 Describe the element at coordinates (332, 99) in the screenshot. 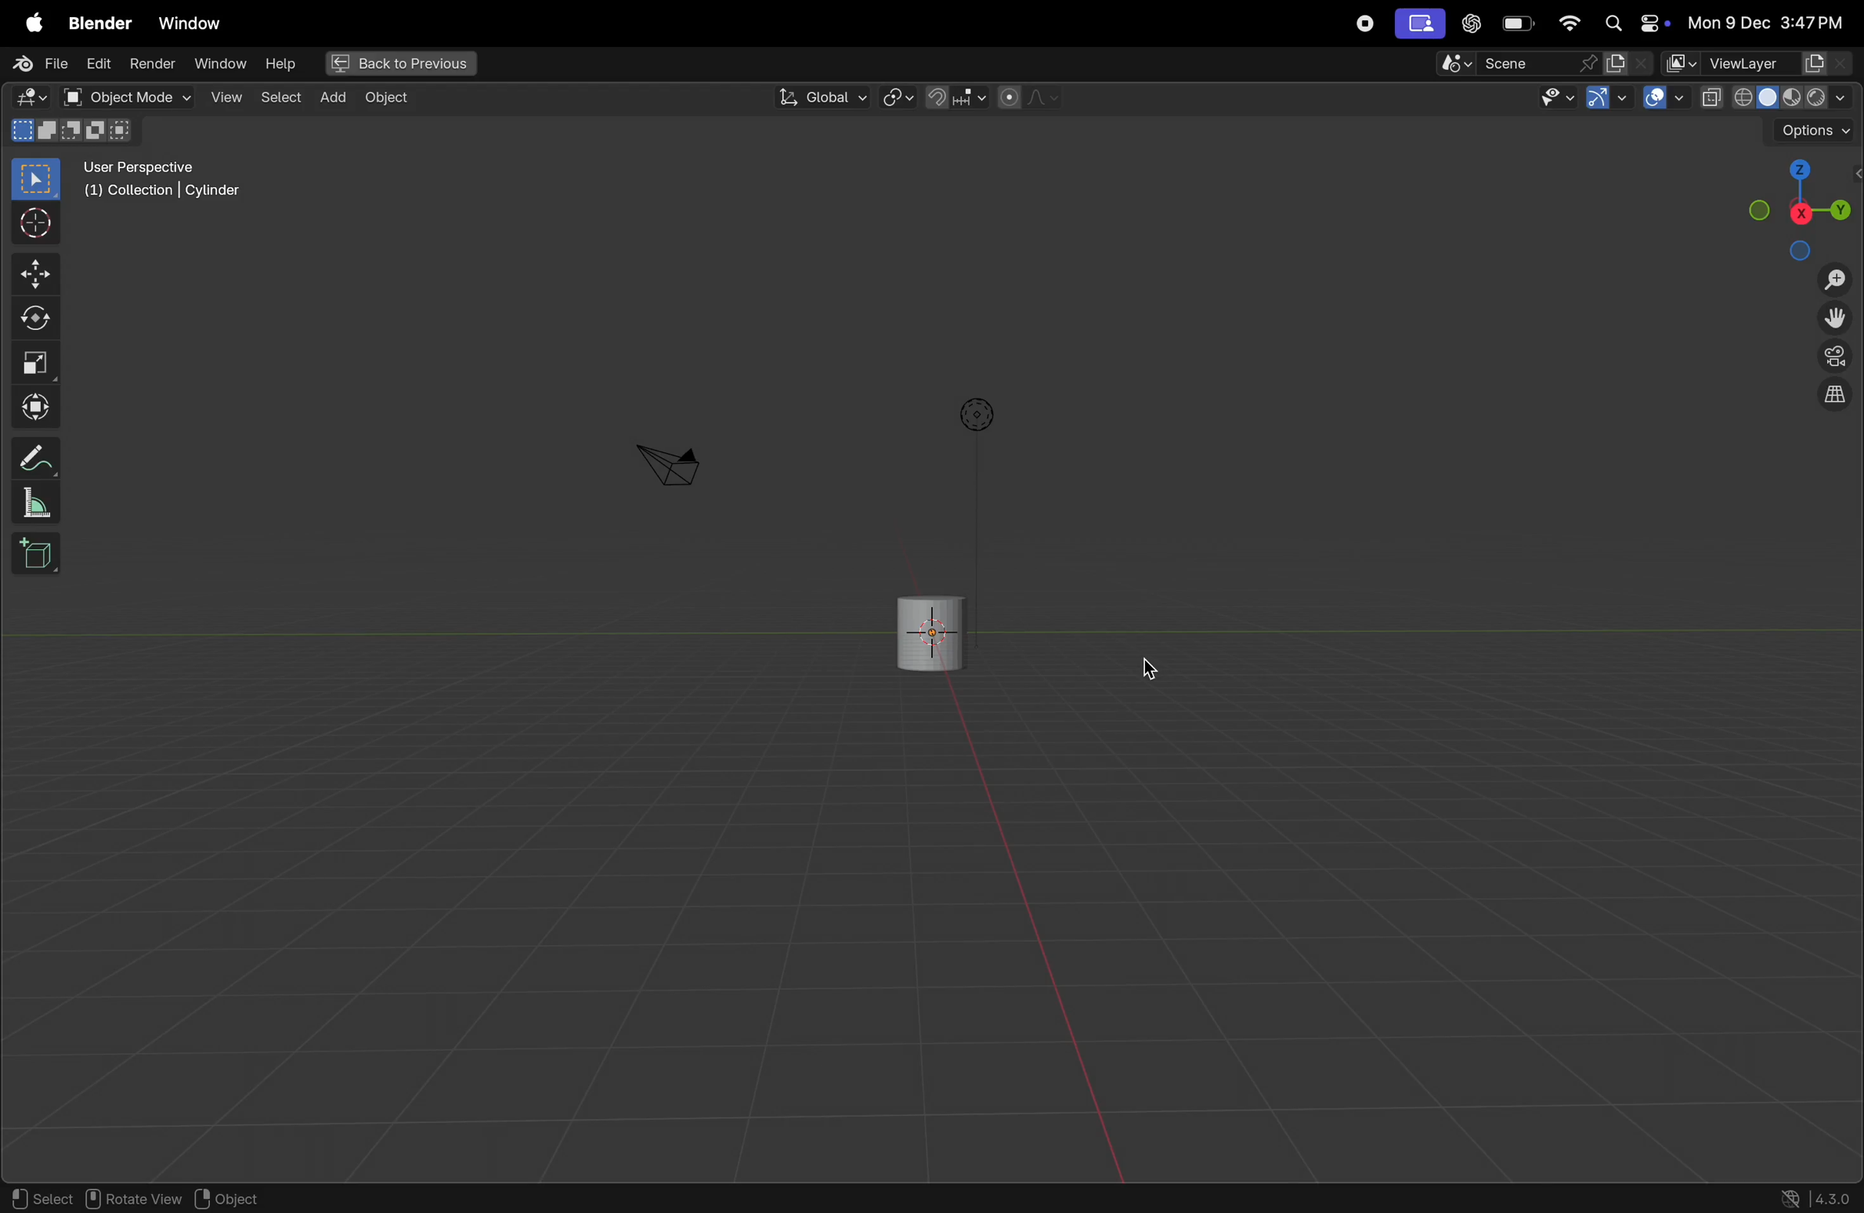

I see `add` at that location.